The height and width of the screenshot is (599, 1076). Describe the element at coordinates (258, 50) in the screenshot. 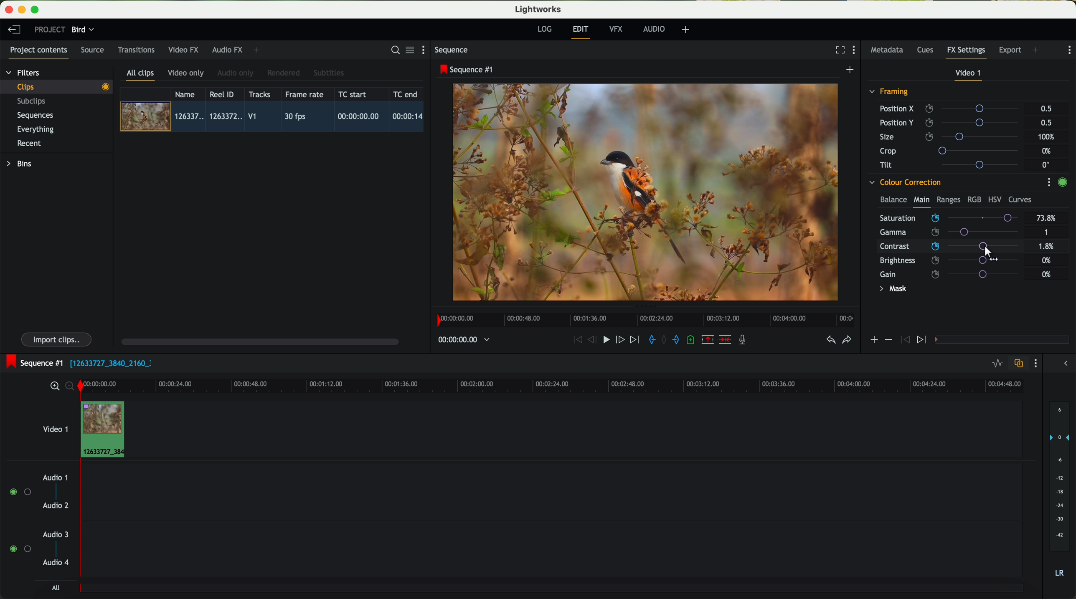

I see `add panel` at that location.